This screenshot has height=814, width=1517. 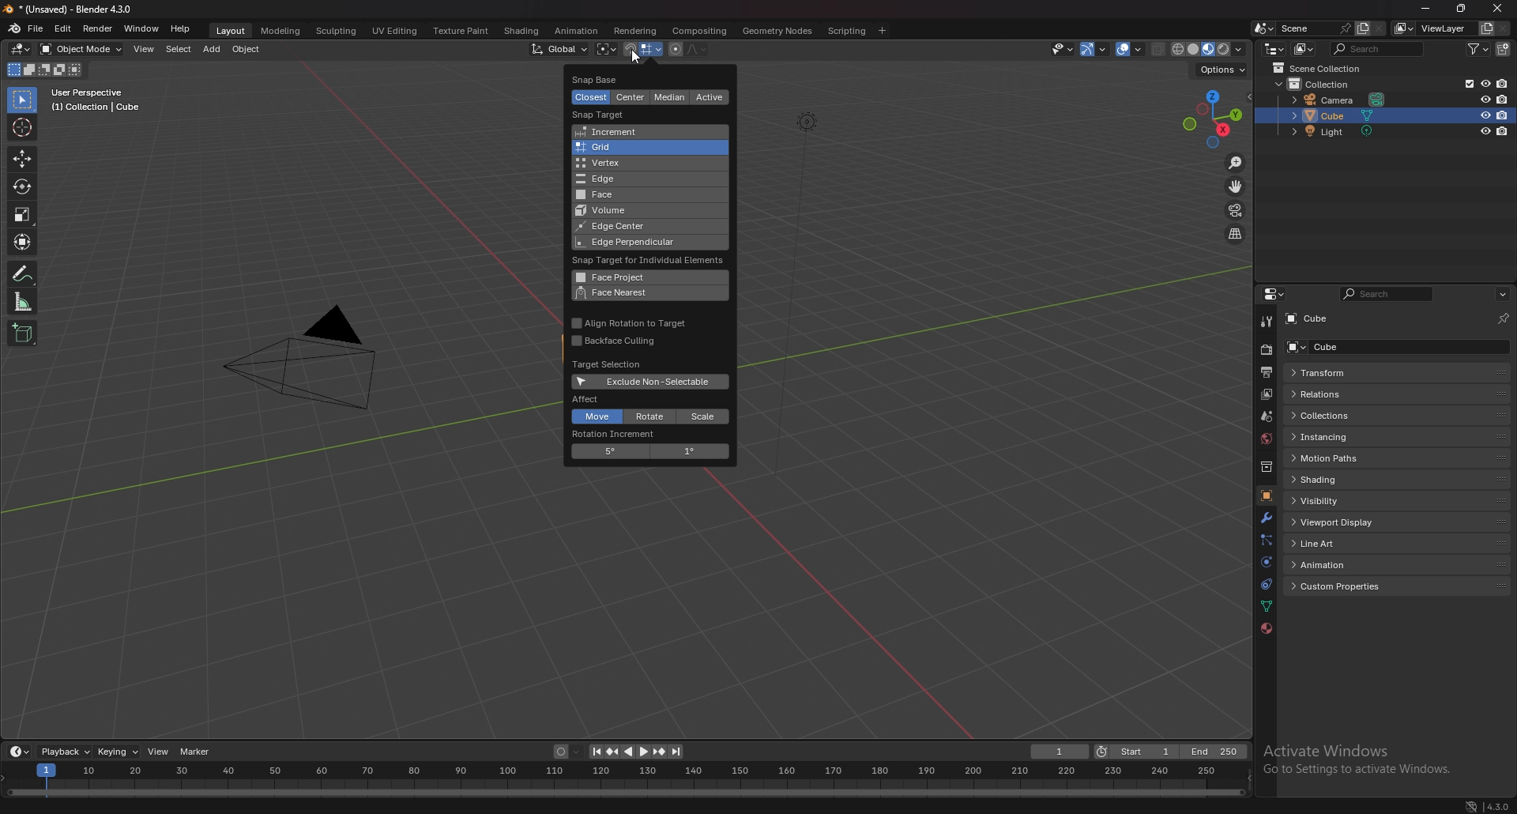 What do you see at coordinates (1470, 802) in the screenshot?
I see `network` at bounding box center [1470, 802].